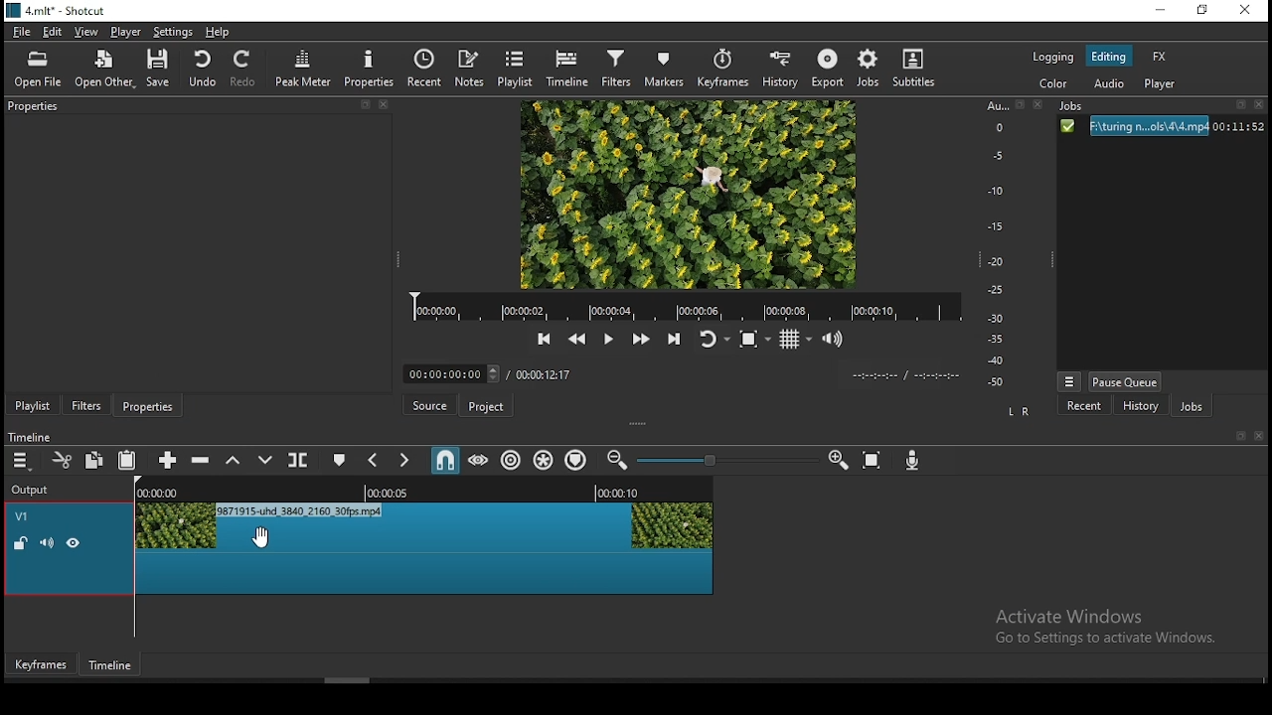 The height and width of the screenshot is (715, 1272). Describe the element at coordinates (1017, 411) in the screenshot. I see `Left Right` at that location.